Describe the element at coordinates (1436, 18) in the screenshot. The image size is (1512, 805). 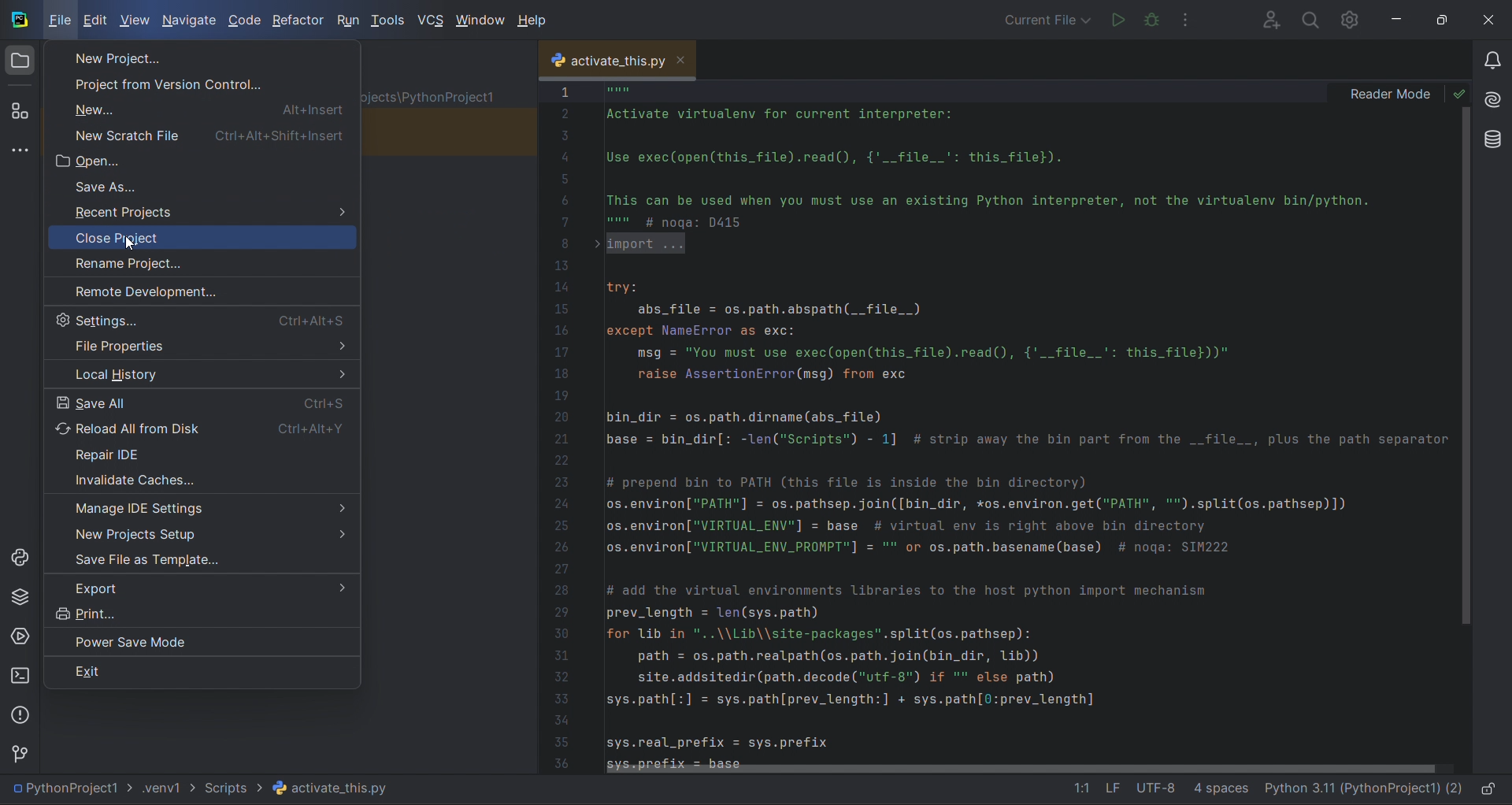
I see `maximize` at that location.